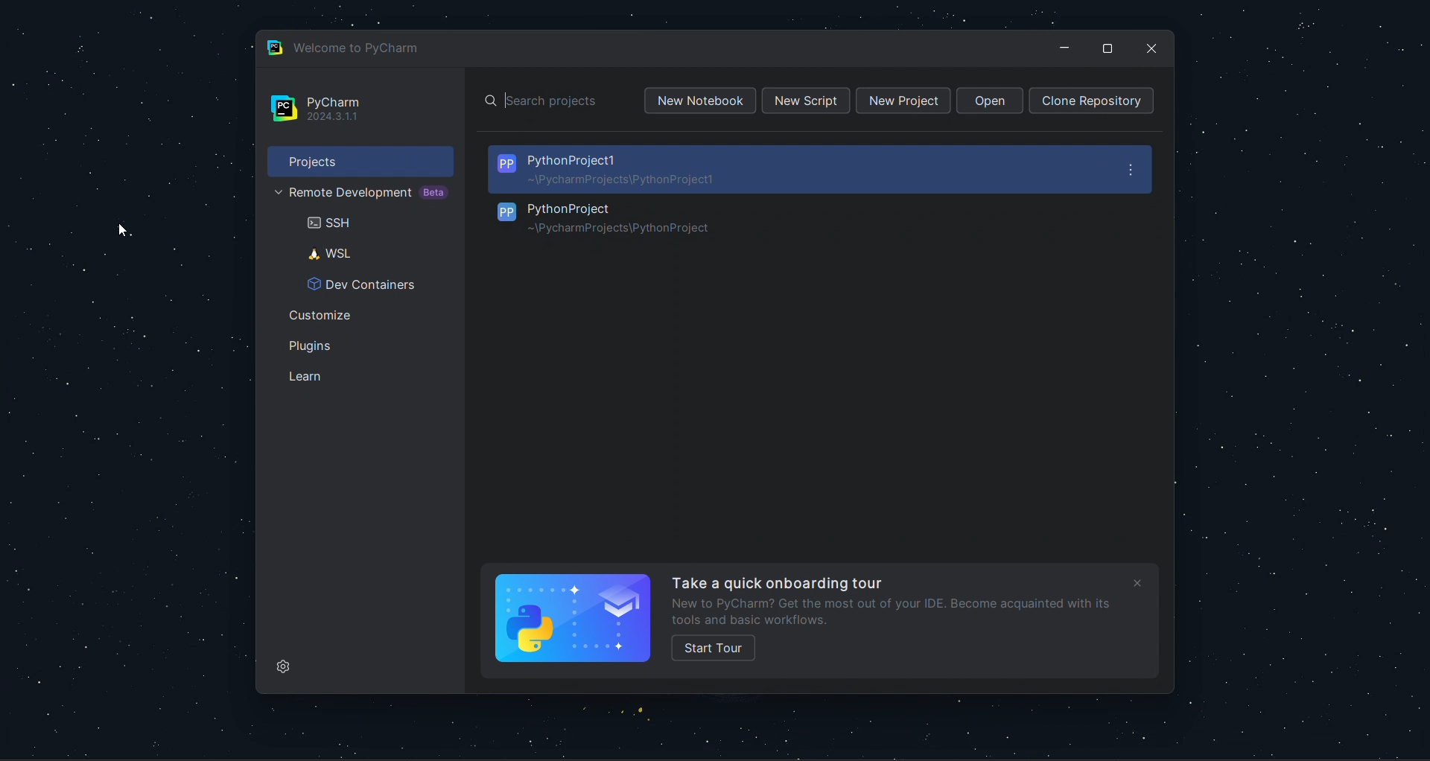  I want to click on settings, so click(285, 667).